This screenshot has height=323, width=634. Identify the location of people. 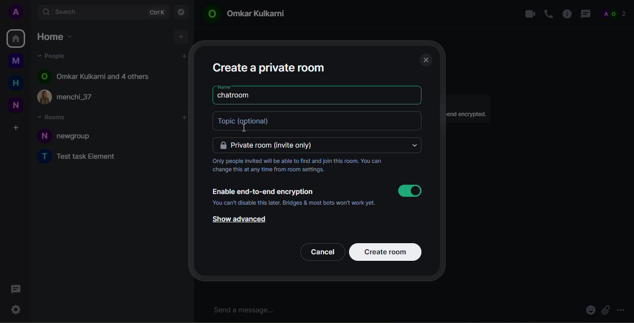
(56, 56).